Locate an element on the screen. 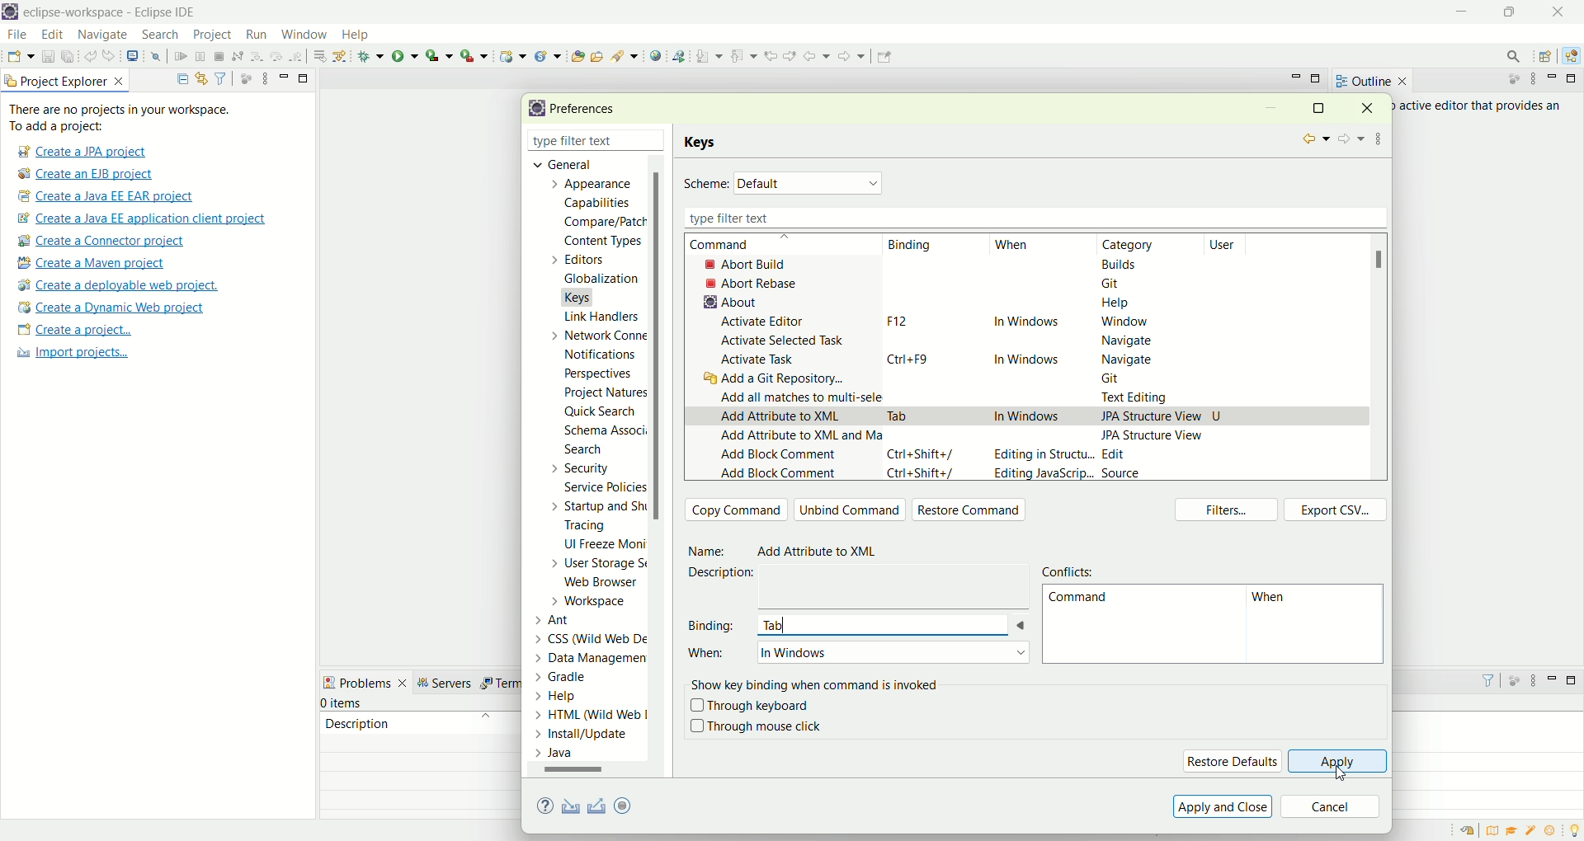 The image size is (1584, 841). Tab is located at coordinates (899, 413).